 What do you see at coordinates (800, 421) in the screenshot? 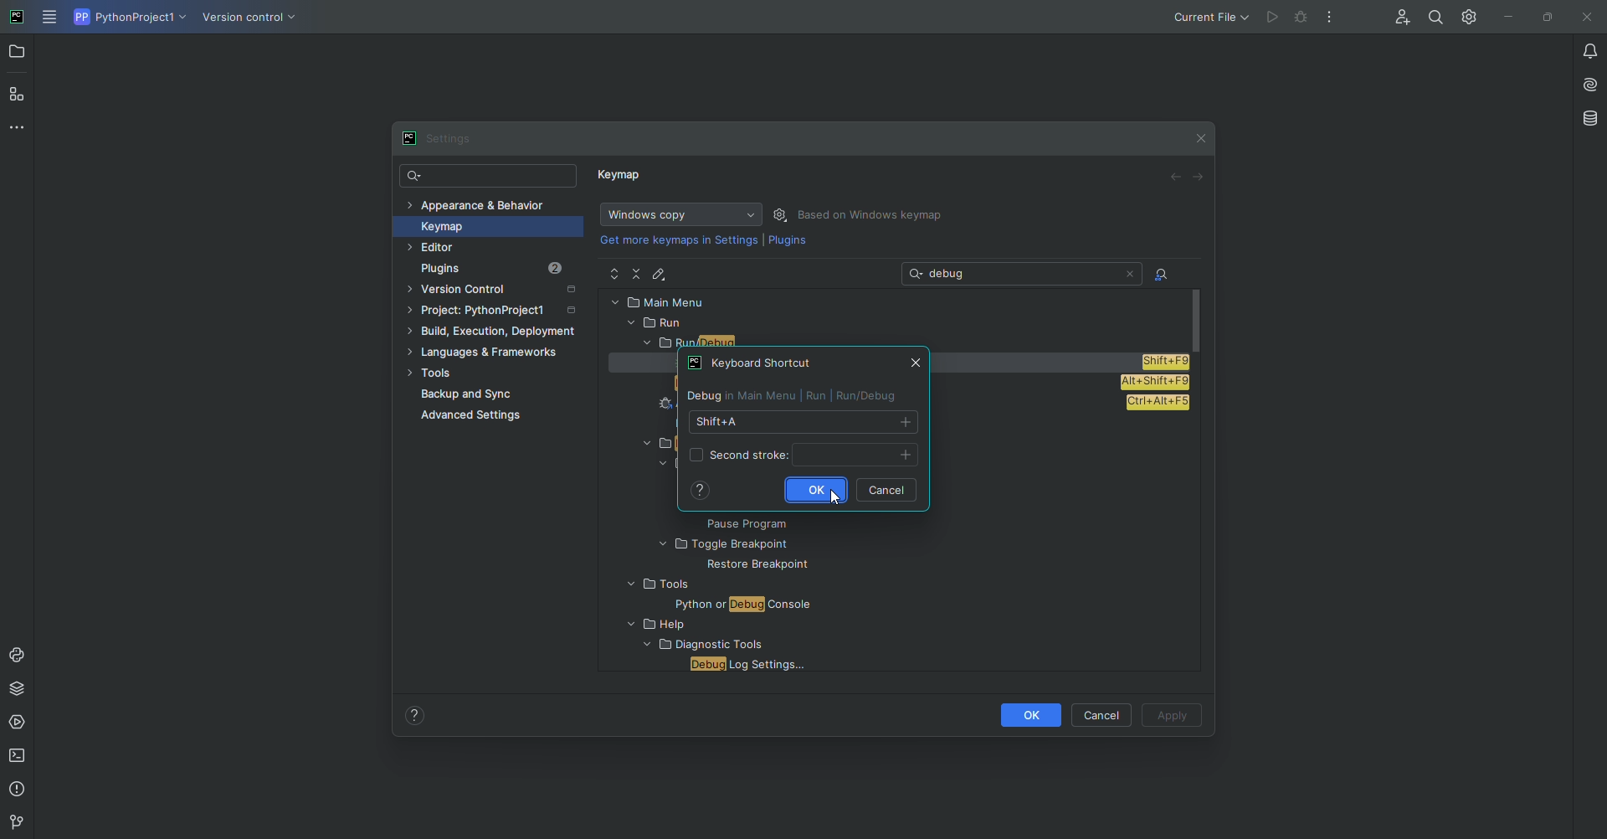
I see `shortcut` at bounding box center [800, 421].